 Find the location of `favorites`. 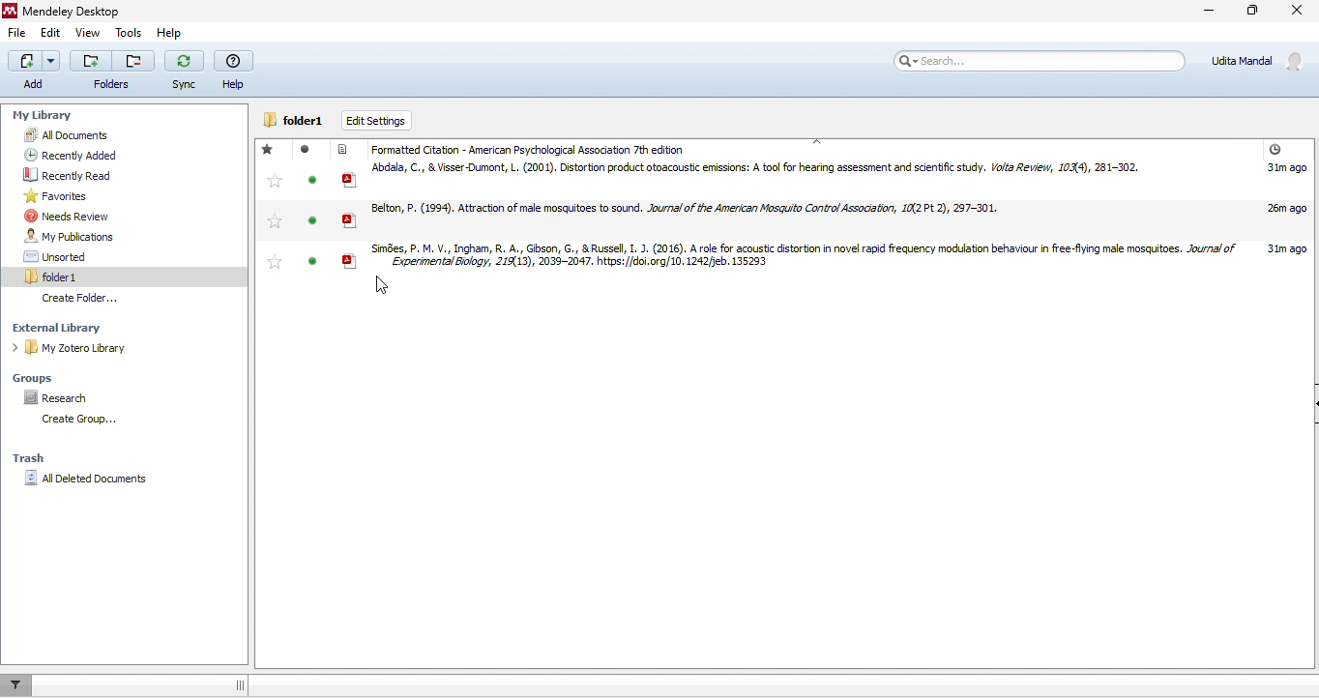

favorites is located at coordinates (55, 196).